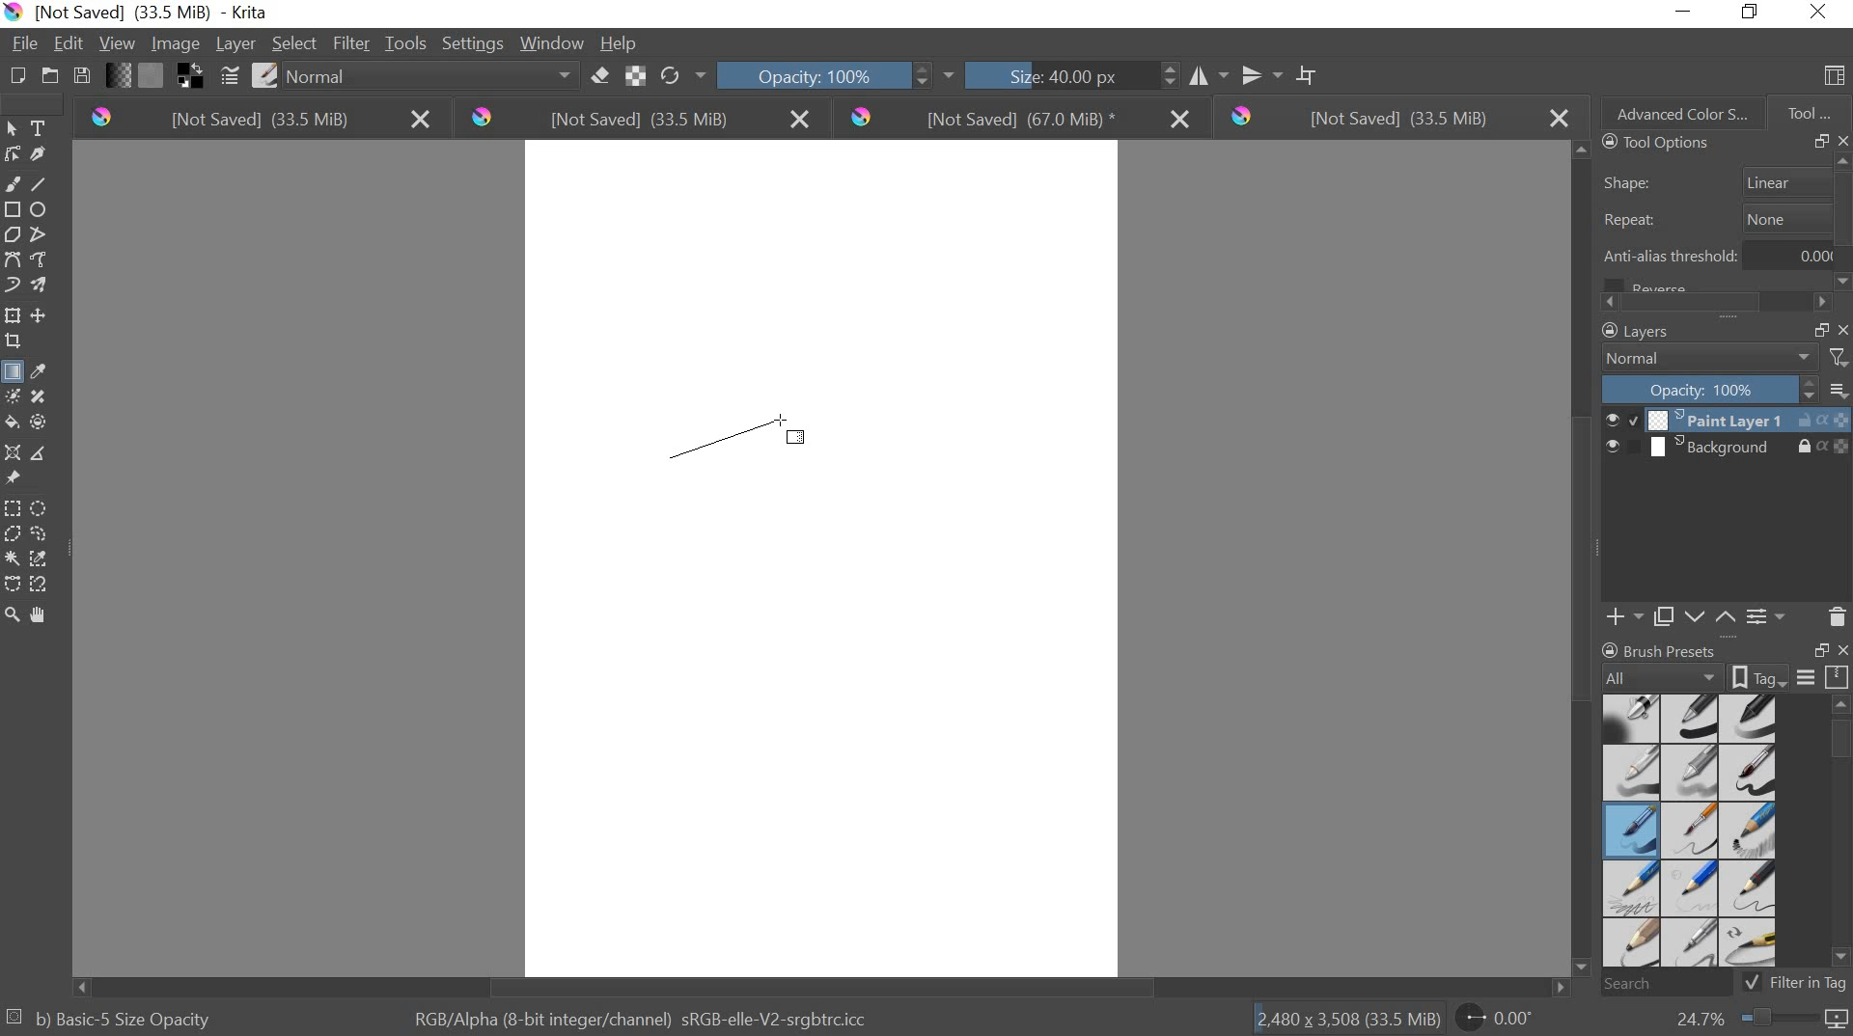 The width and height of the screenshot is (1853, 1036). Describe the element at coordinates (1766, 616) in the screenshot. I see `LAYER PROPERTIES` at that location.